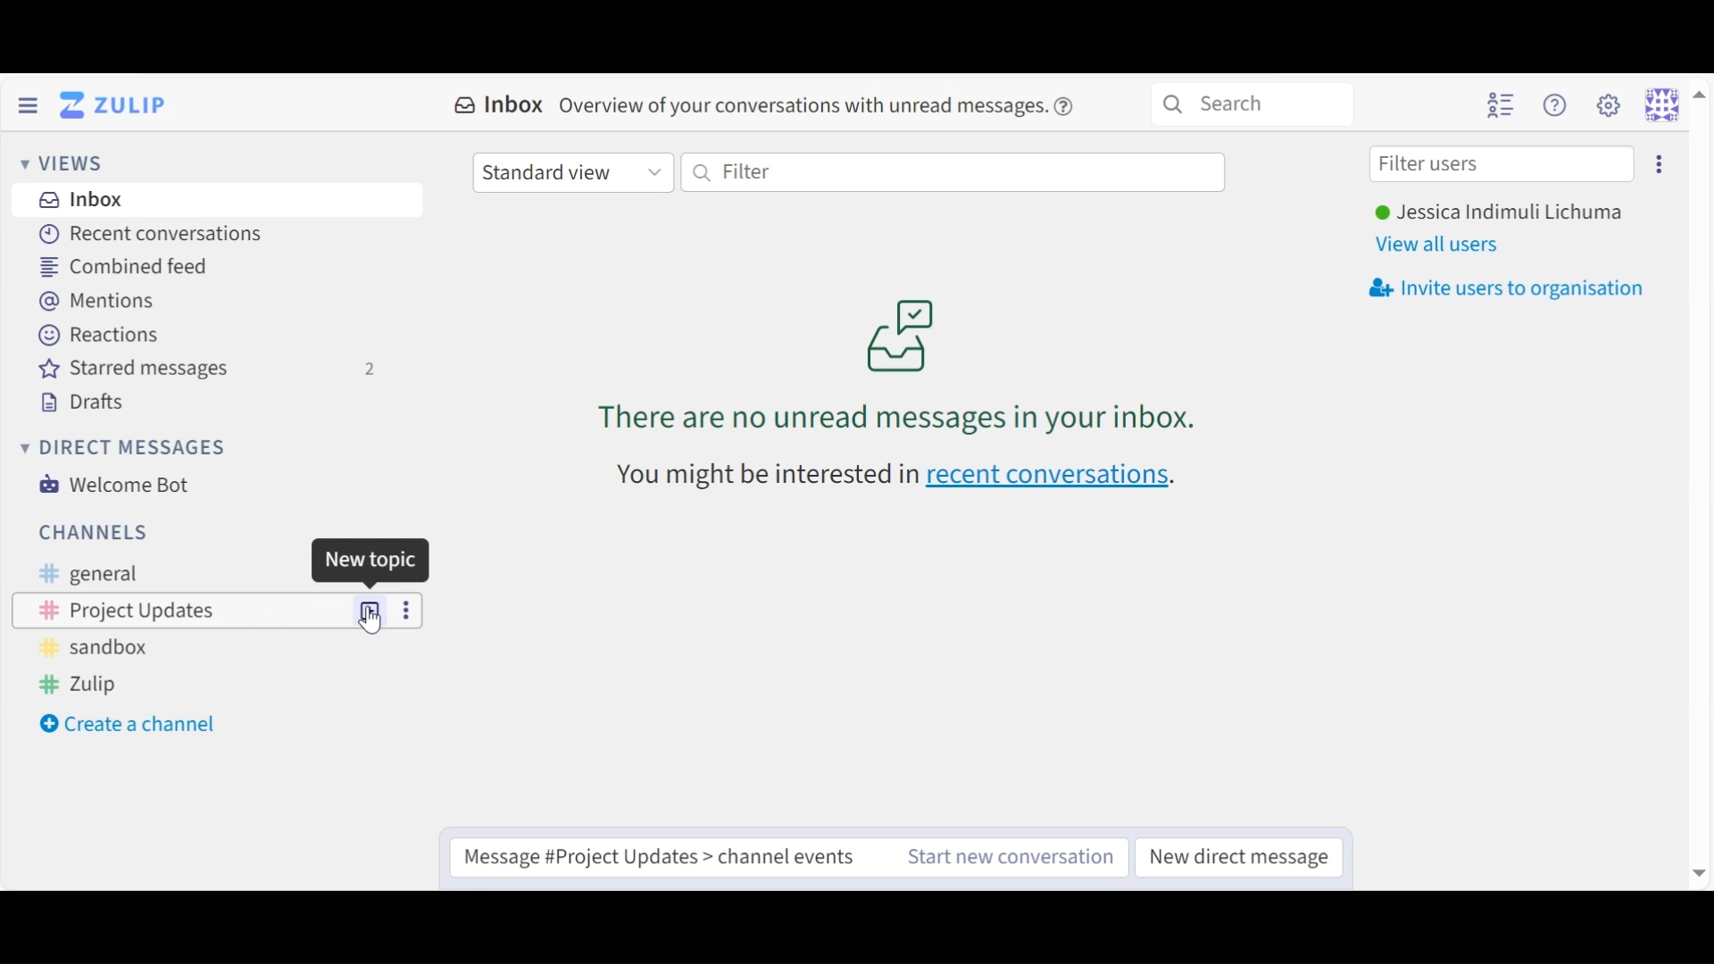 The image size is (1714, 964). I want to click on Username, so click(1498, 213).